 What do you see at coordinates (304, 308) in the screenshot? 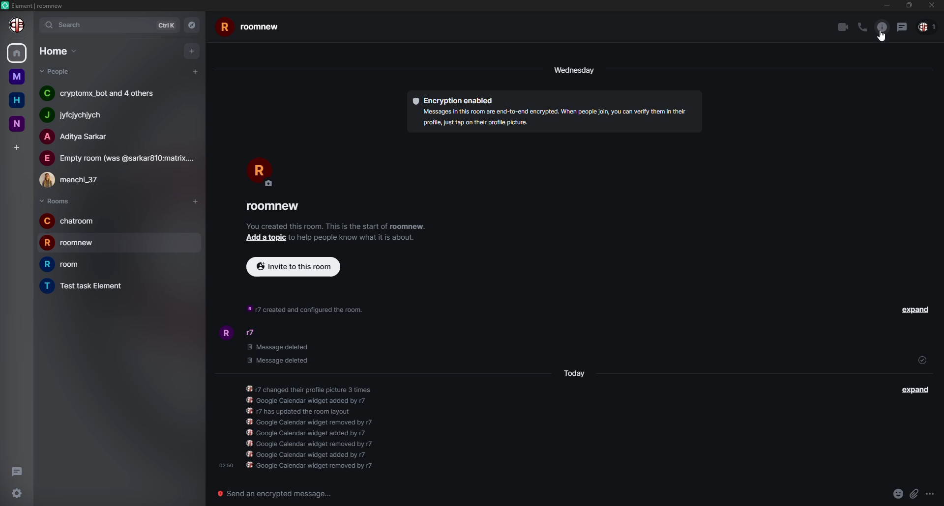
I see `info` at bounding box center [304, 308].